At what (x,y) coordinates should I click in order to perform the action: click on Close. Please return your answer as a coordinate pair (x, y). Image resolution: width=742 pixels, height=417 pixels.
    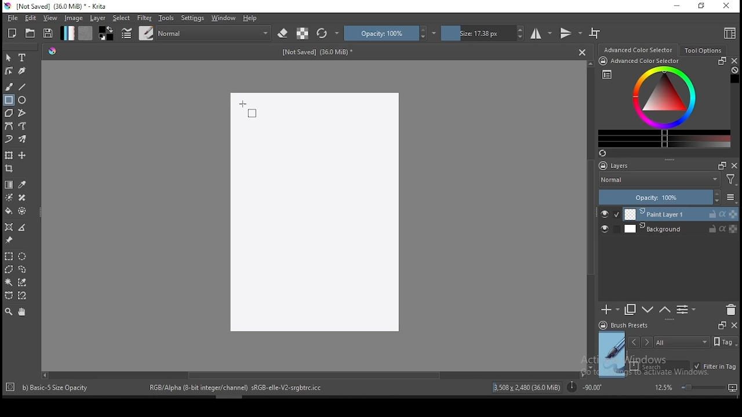
    Looking at the image, I should click on (582, 52).